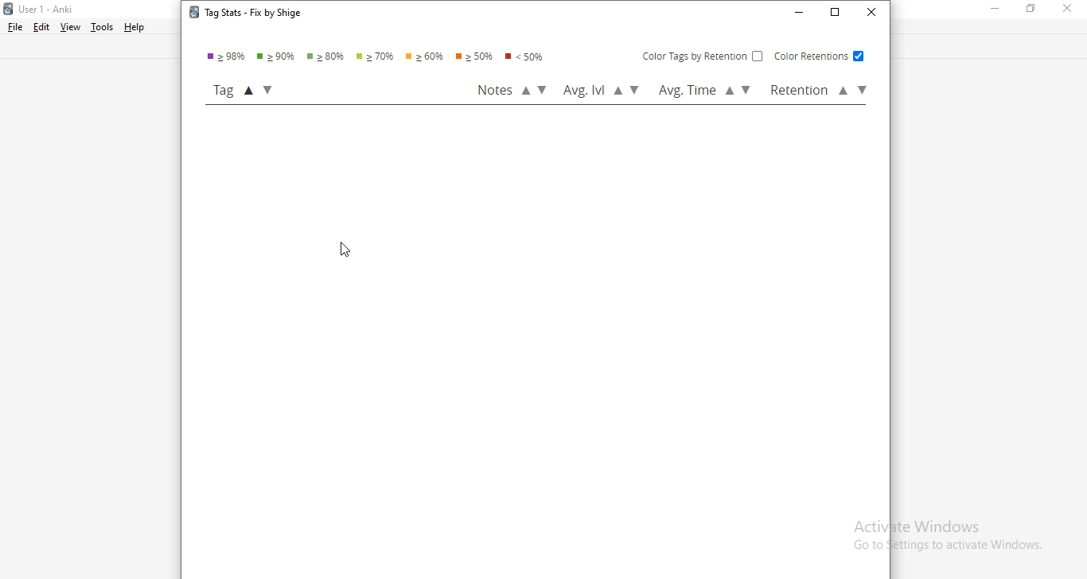 This screenshot has height=579, width=1087. What do you see at coordinates (102, 25) in the screenshot?
I see `tools` at bounding box center [102, 25].